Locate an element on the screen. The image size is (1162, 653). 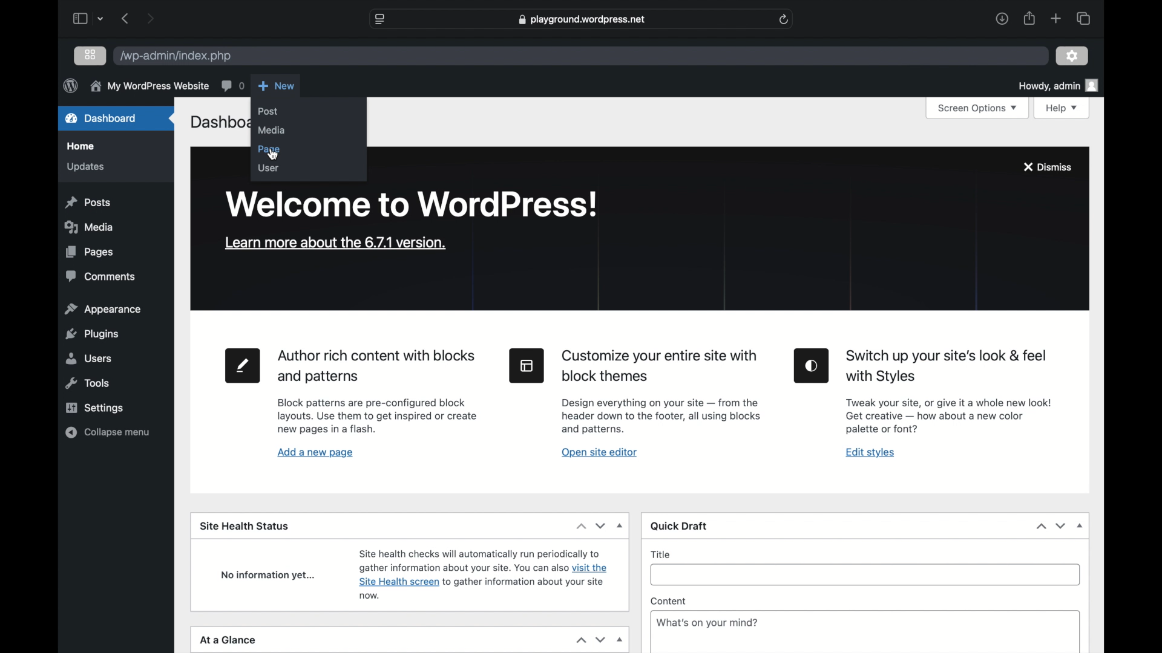
new is located at coordinates (277, 86).